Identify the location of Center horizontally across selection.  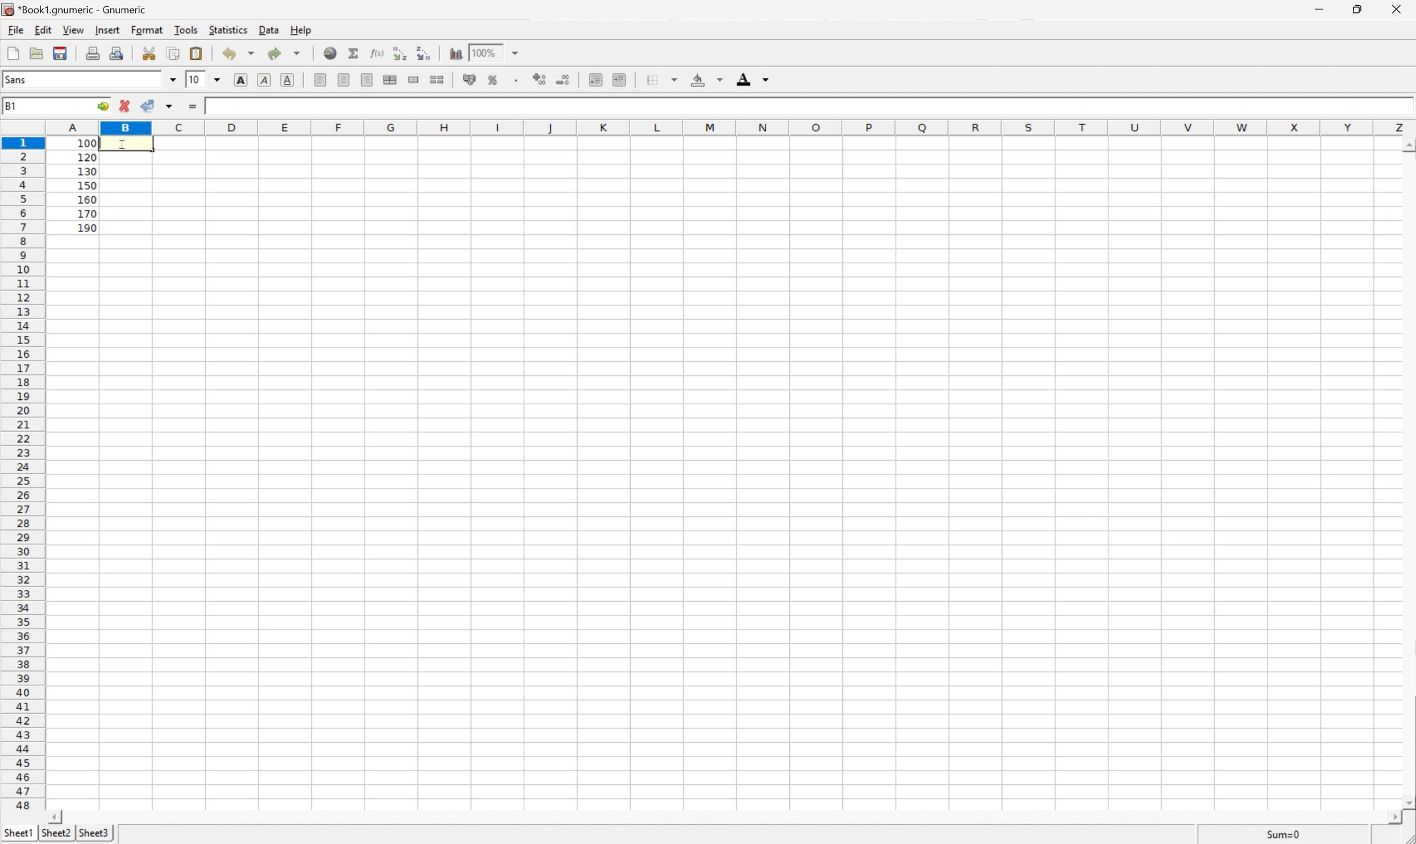
(390, 80).